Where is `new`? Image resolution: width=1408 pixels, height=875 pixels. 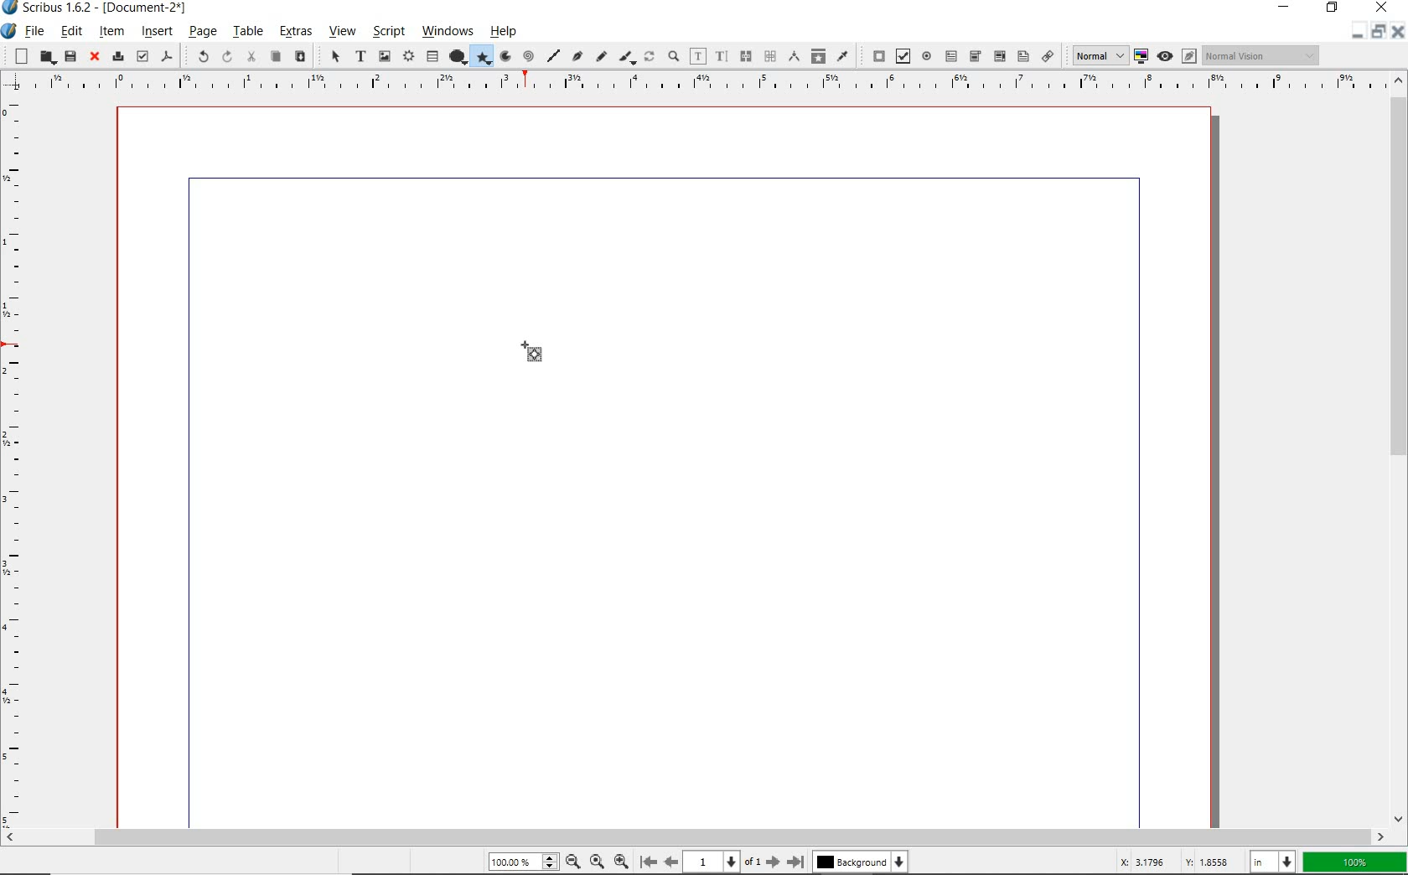
new is located at coordinates (18, 56).